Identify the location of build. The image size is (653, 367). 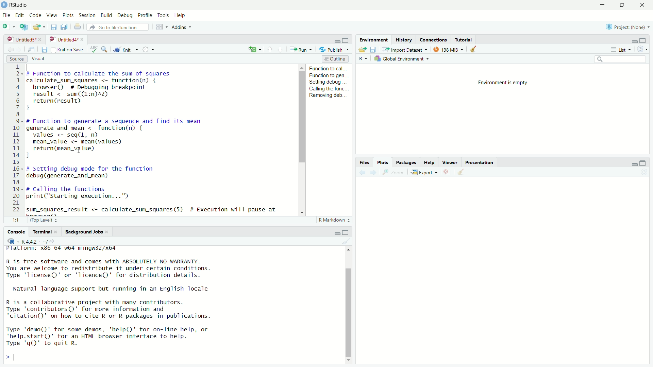
(107, 15).